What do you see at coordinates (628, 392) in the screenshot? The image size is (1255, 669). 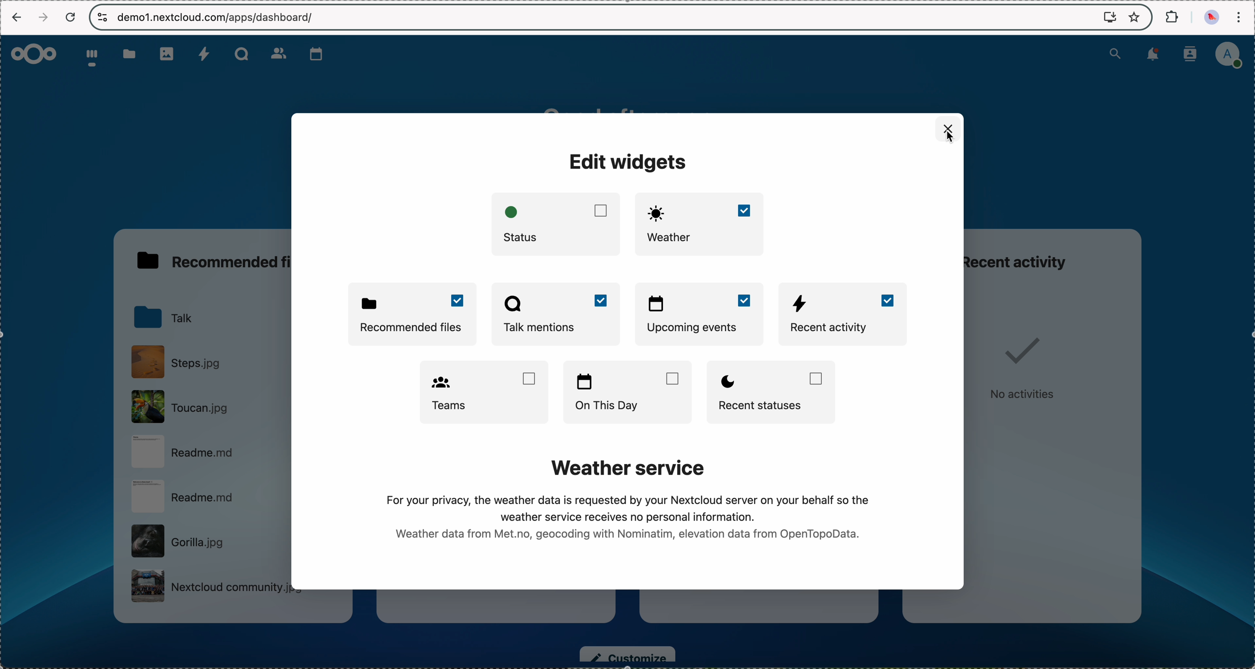 I see `on this day` at bounding box center [628, 392].